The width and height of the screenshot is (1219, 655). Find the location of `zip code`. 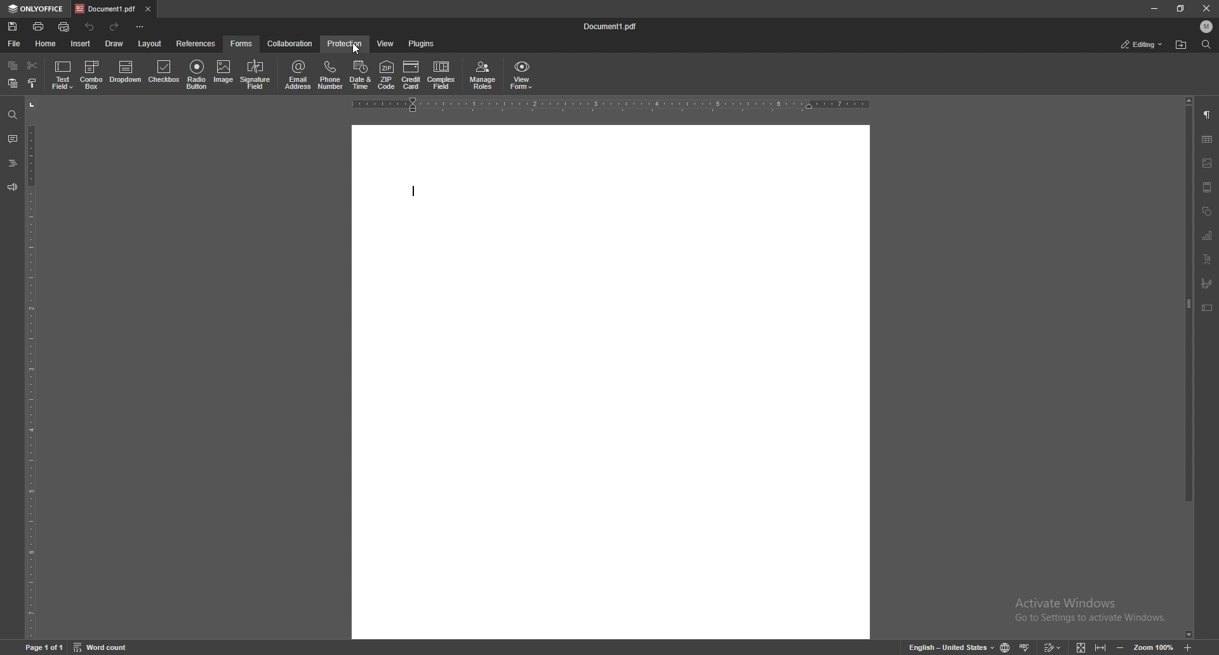

zip code is located at coordinates (388, 75).